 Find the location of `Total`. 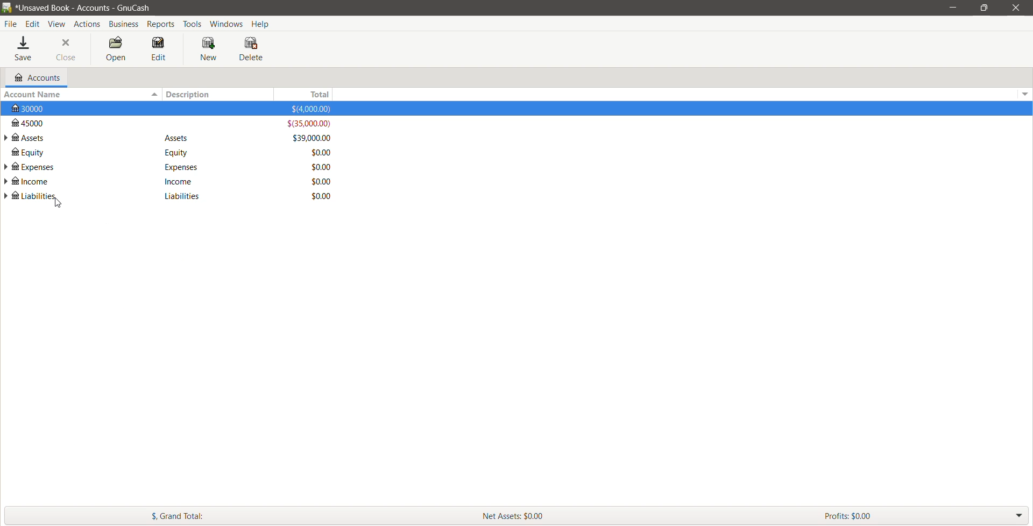

Total is located at coordinates (312, 94).